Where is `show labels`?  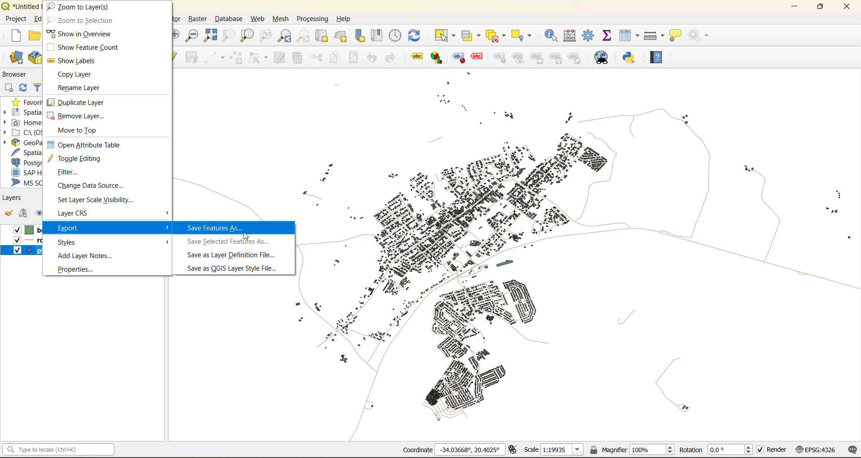 show labels is located at coordinates (75, 60).